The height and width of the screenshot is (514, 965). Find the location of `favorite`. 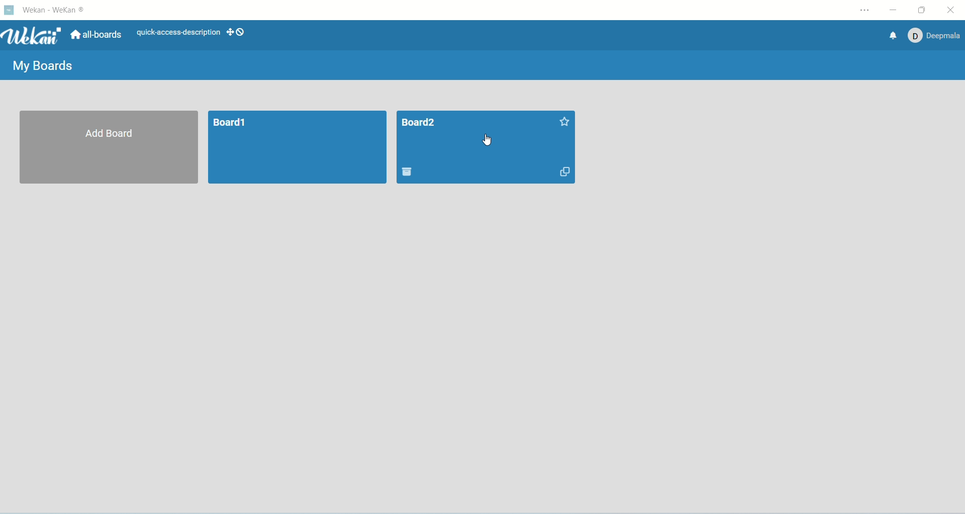

favorite is located at coordinates (565, 123).